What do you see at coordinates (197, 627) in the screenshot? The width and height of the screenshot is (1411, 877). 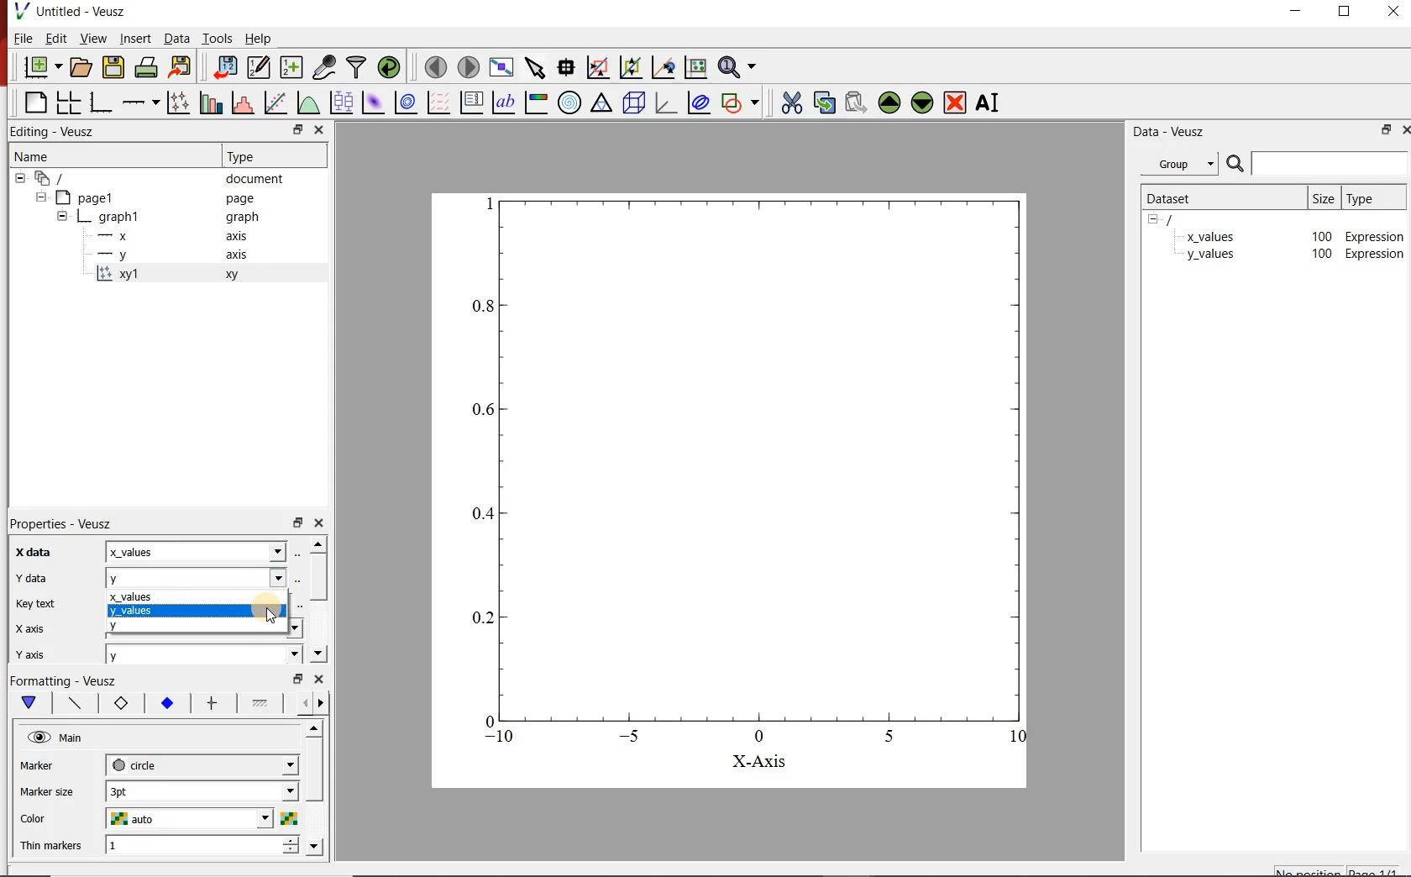 I see `y` at bounding box center [197, 627].